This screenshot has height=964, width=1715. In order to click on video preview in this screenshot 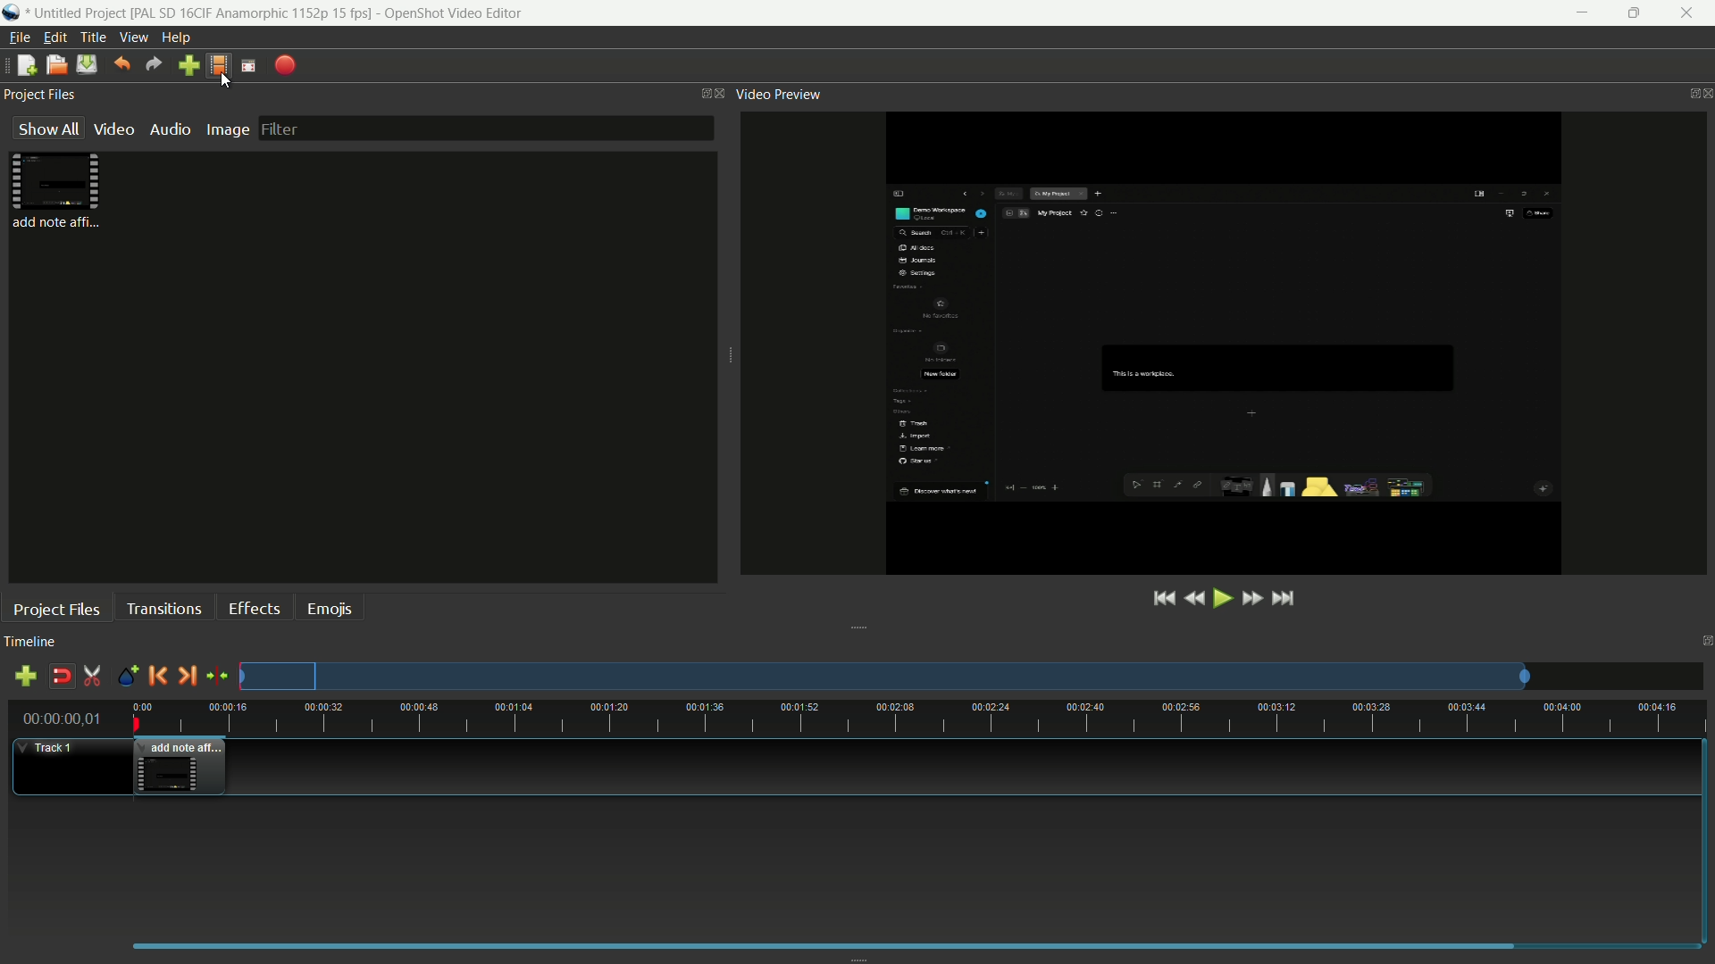, I will do `click(1216, 345)`.